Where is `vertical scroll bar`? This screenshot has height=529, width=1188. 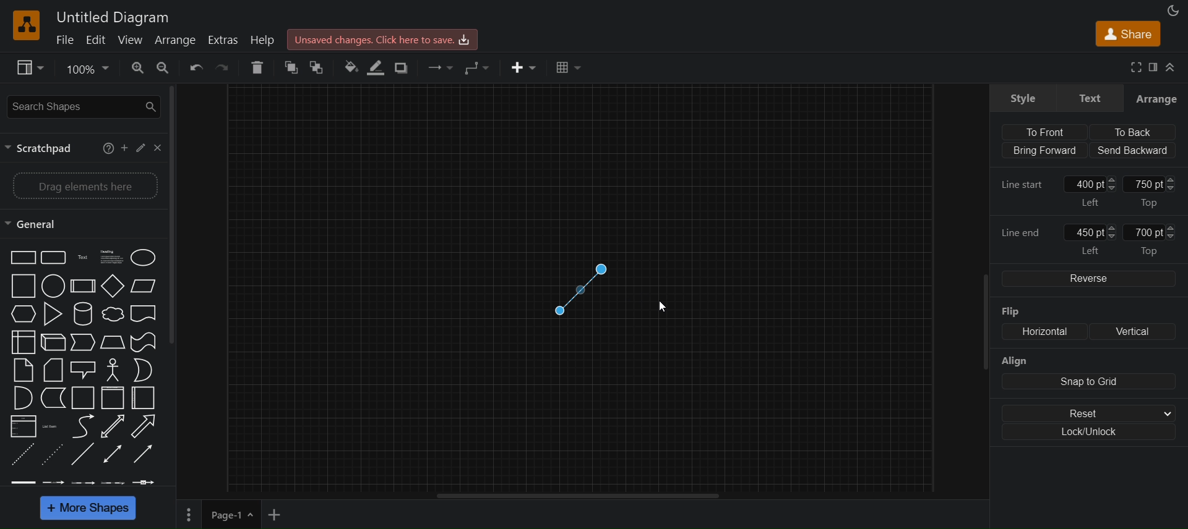
vertical scroll bar is located at coordinates (175, 216).